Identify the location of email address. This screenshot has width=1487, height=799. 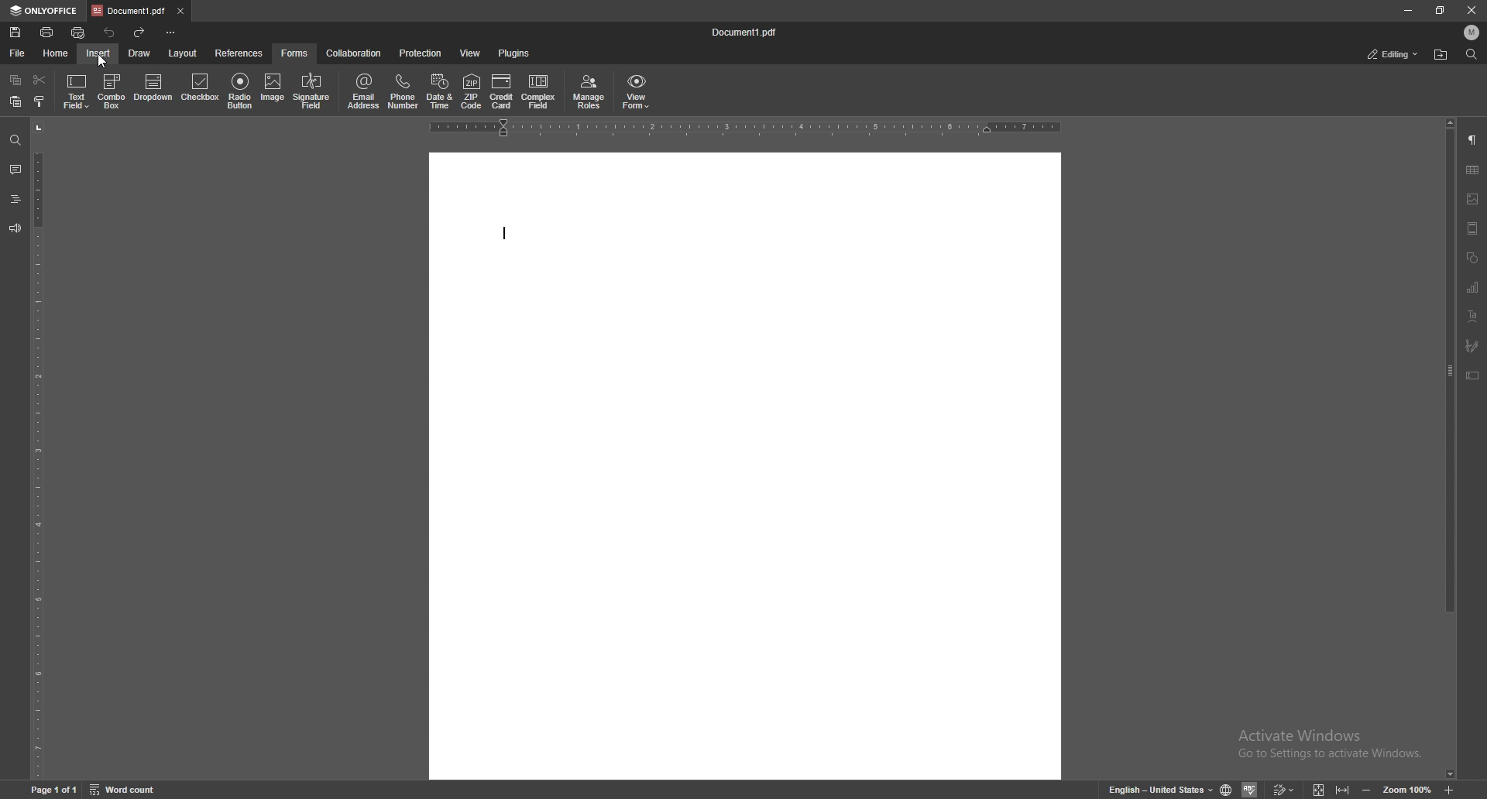
(366, 91).